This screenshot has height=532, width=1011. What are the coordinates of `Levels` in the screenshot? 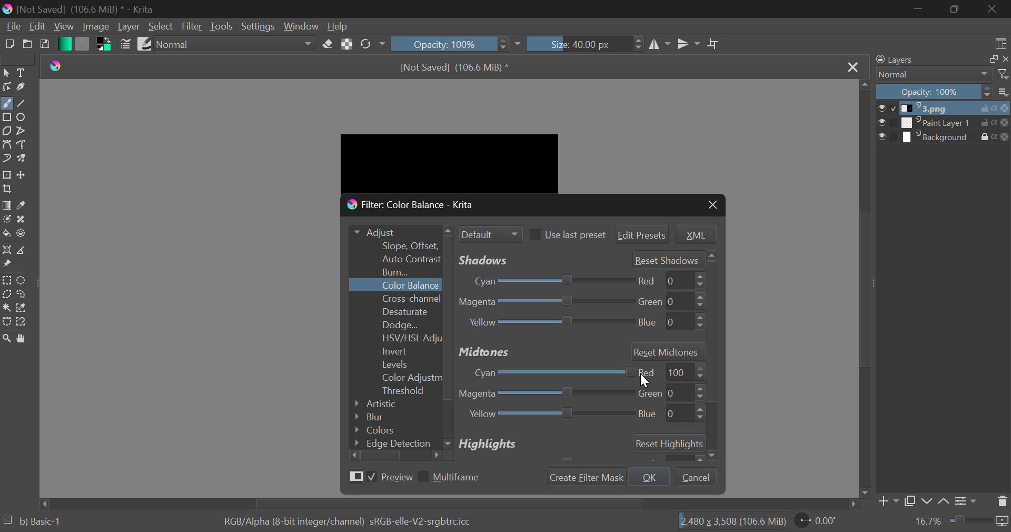 It's located at (396, 365).